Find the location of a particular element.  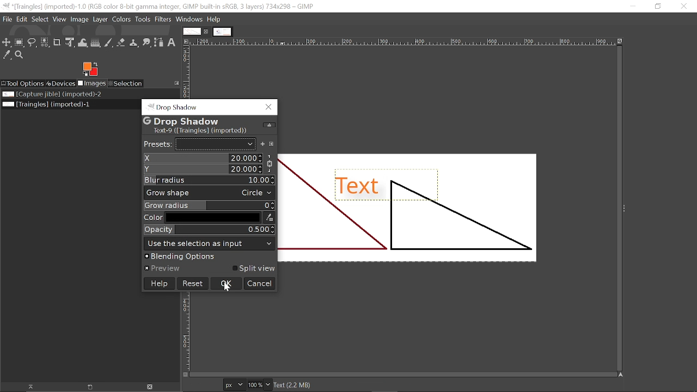

Smudge tool is located at coordinates (147, 44).